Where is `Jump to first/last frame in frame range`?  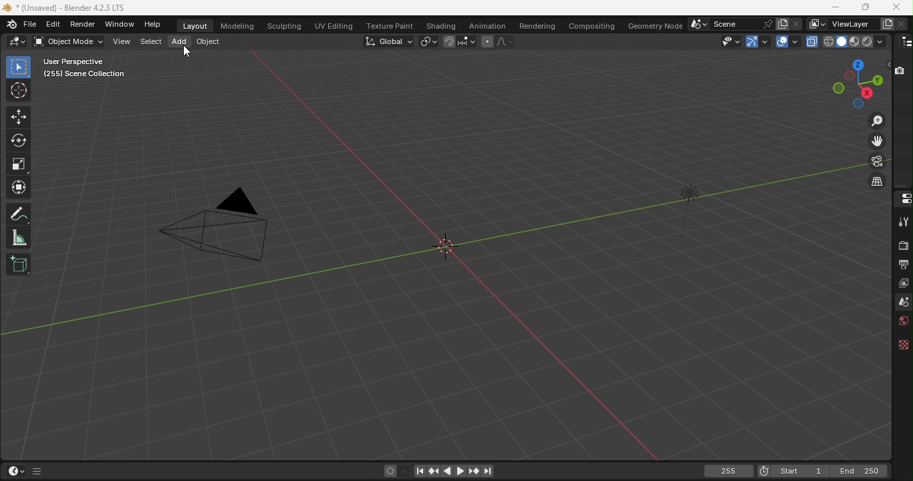
Jump to first/last frame in frame range is located at coordinates (1105, 1233).